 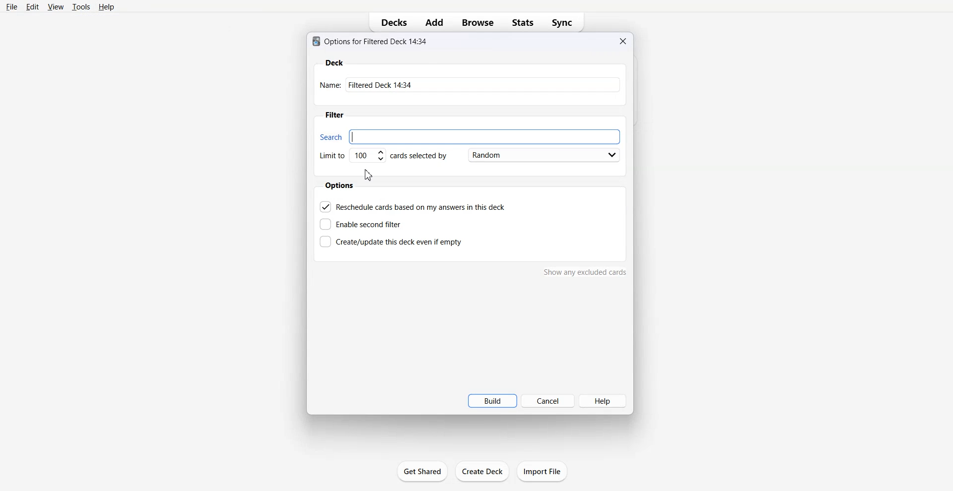 What do you see at coordinates (56, 6) in the screenshot?
I see `View` at bounding box center [56, 6].